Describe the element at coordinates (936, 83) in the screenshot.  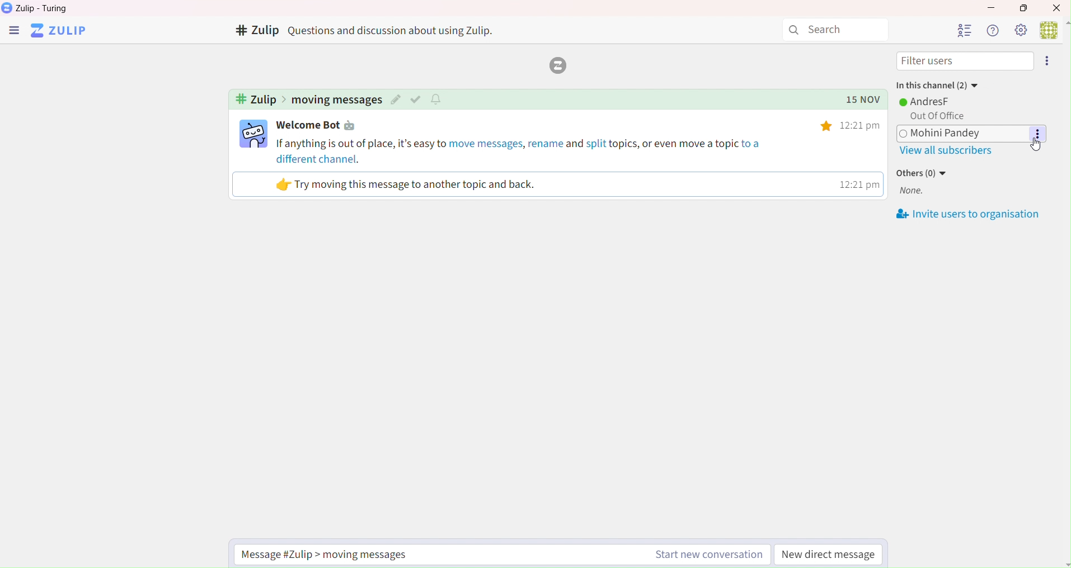
I see `In this channel (2) ` at that location.